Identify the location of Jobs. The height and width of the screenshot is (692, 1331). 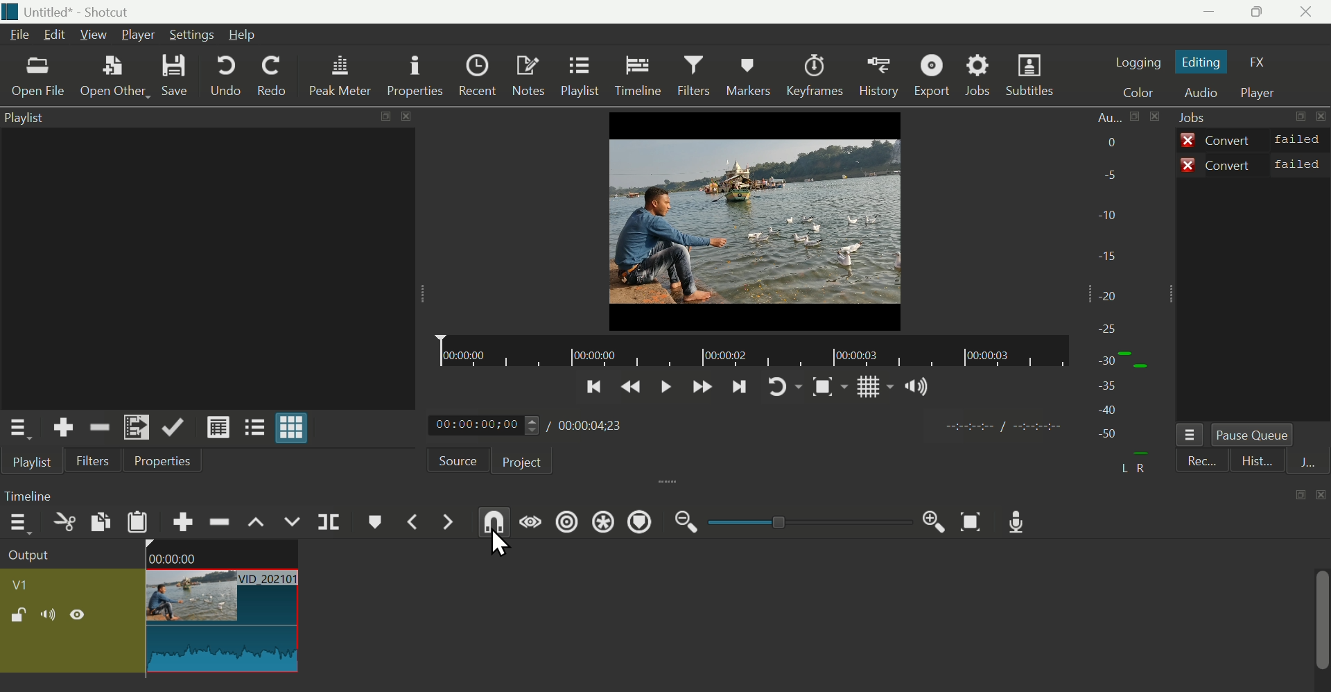
(983, 75).